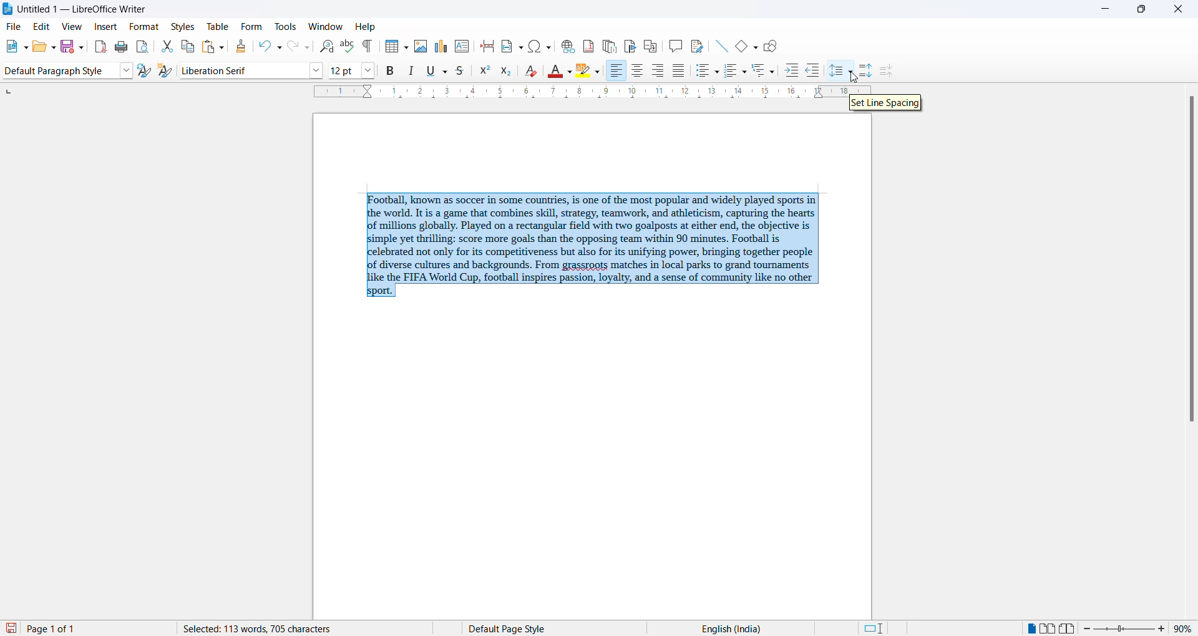  What do you see at coordinates (698, 46) in the screenshot?
I see `show track changes functions` at bounding box center [698, 46].